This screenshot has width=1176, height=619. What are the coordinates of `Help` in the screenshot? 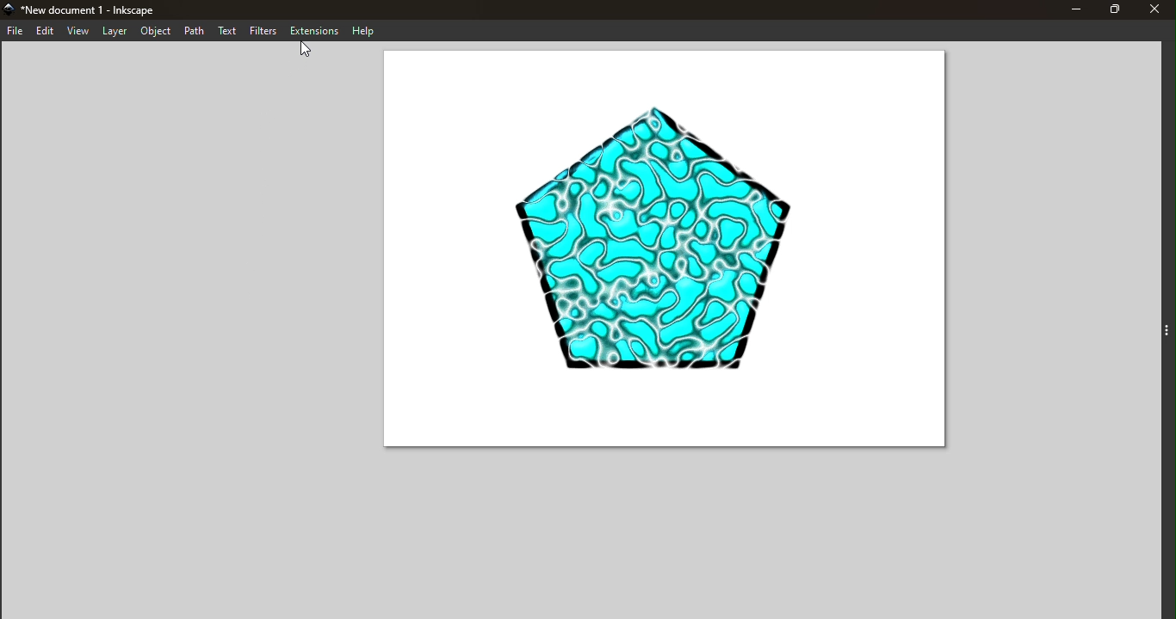 It's located at (367, 31).